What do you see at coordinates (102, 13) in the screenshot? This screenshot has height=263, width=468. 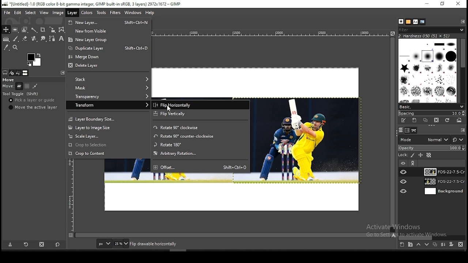 I see `tools` at bounding box center [102, 13].